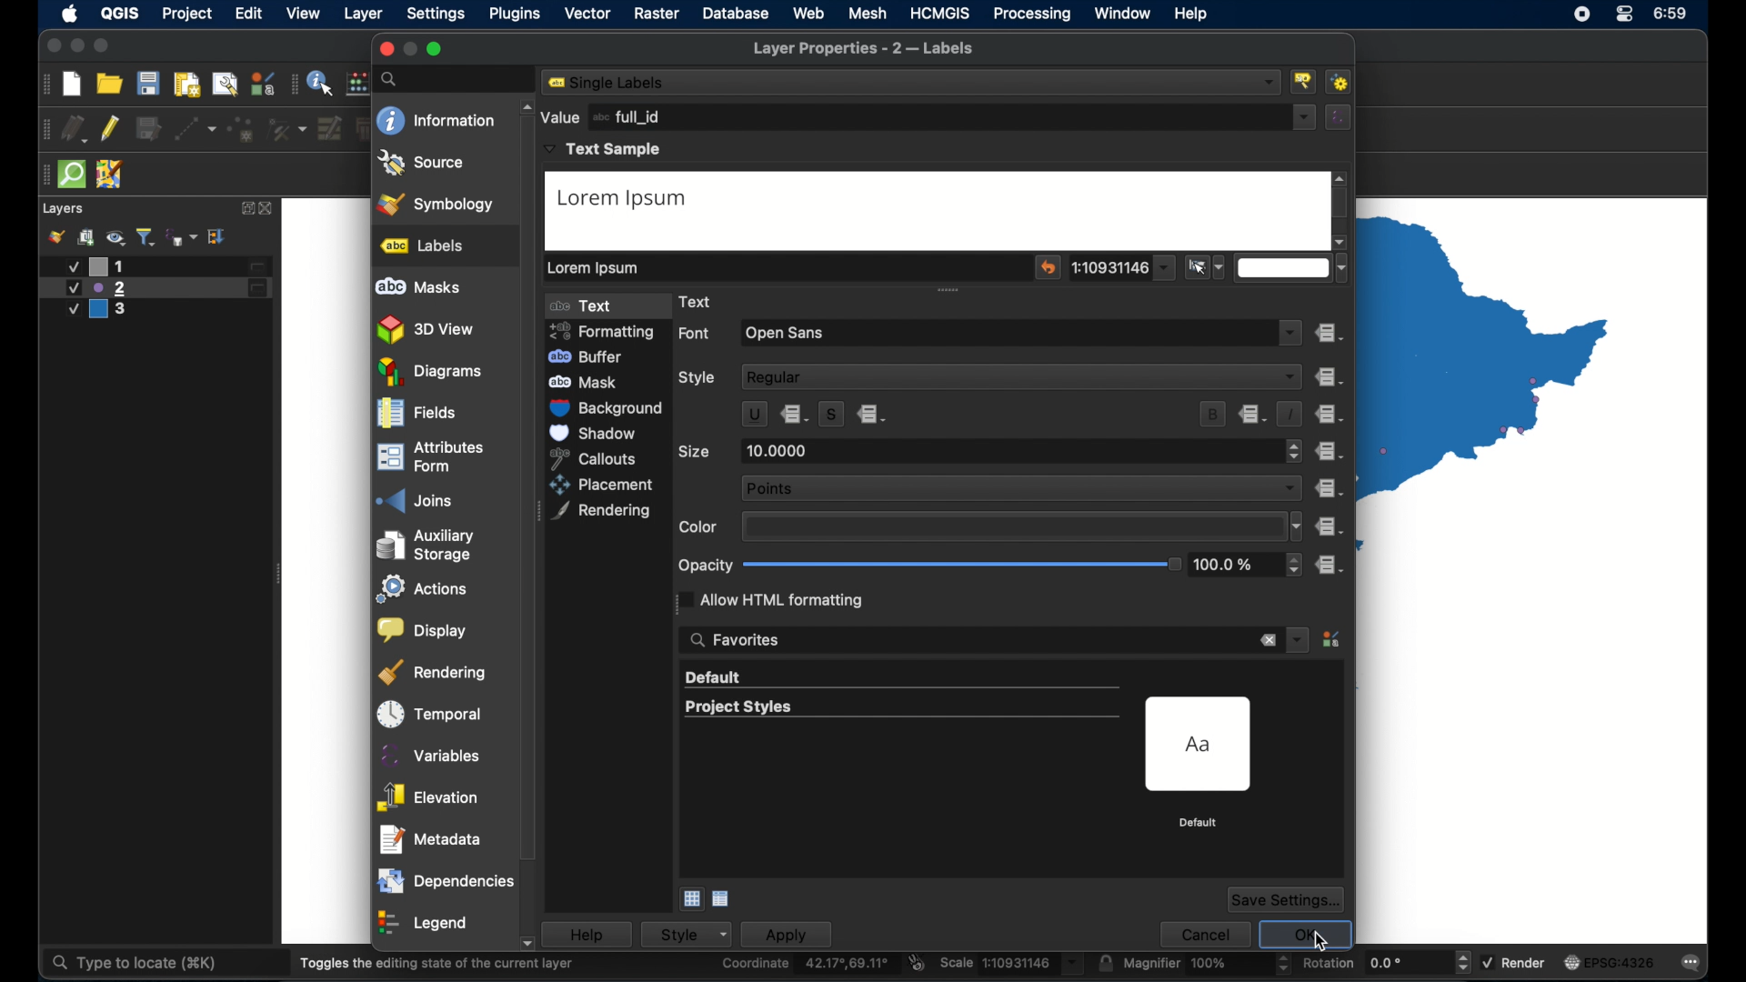 The image size is (1746, 982). Describe the element at coordinates (699, 527) in the screenshot. I see `color` at that location.